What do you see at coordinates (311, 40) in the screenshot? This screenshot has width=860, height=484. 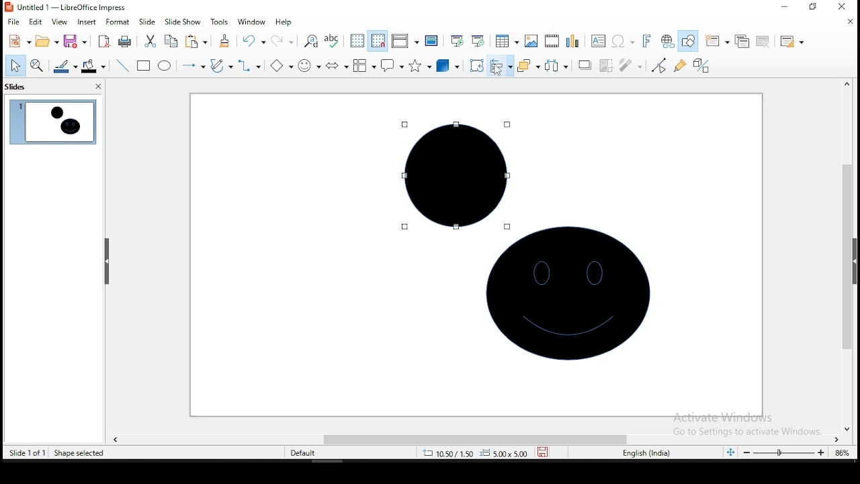 I see `find and replace` at bounding box center [311, 40].